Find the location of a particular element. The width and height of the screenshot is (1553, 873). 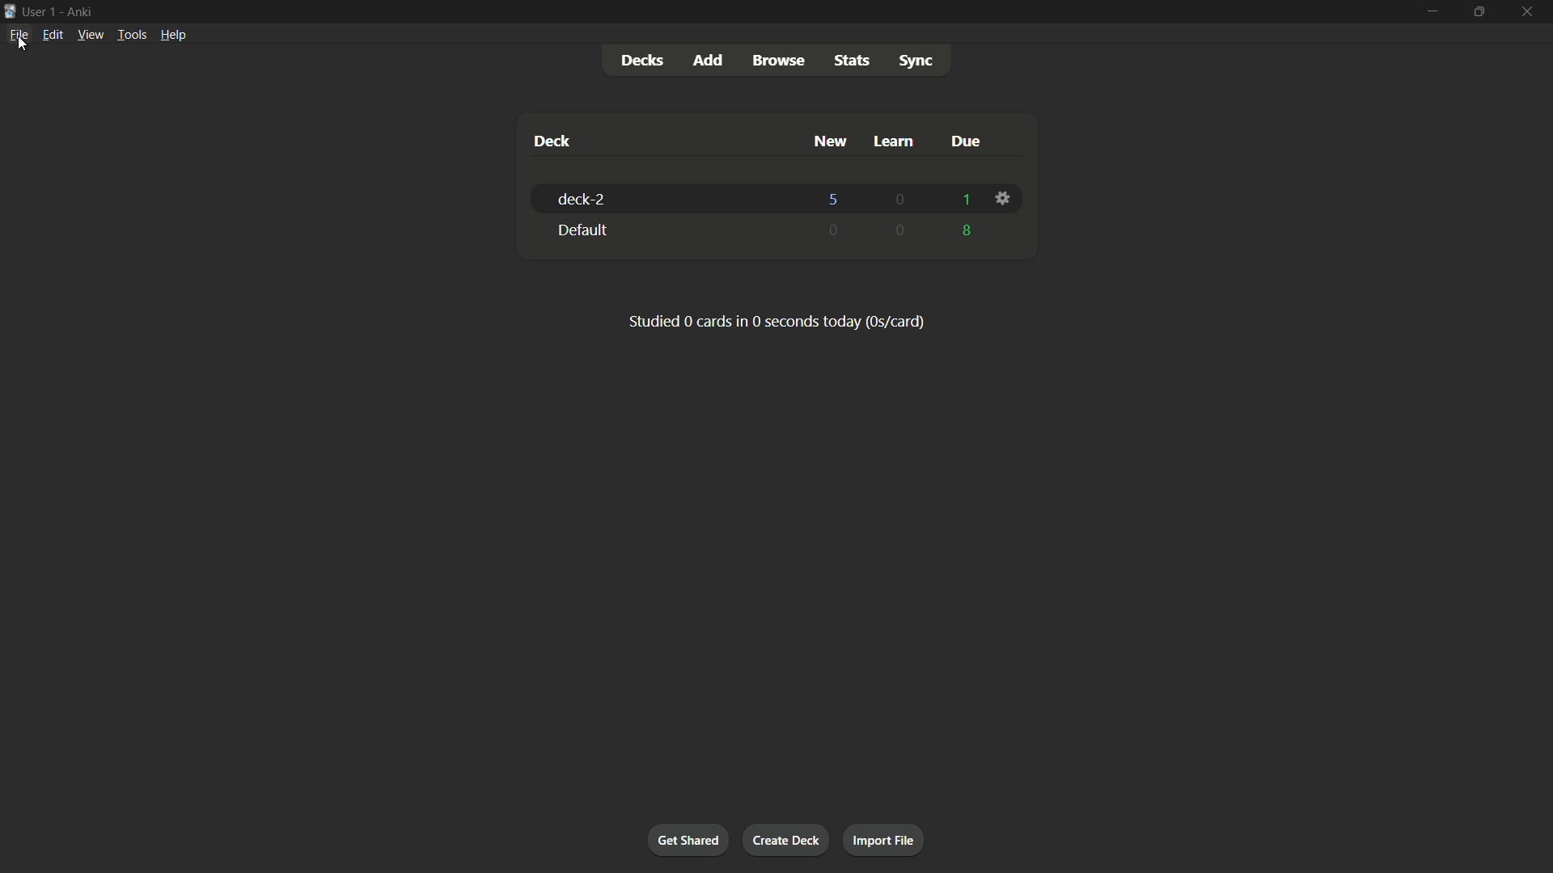

New is located at coordinates (828, 141).